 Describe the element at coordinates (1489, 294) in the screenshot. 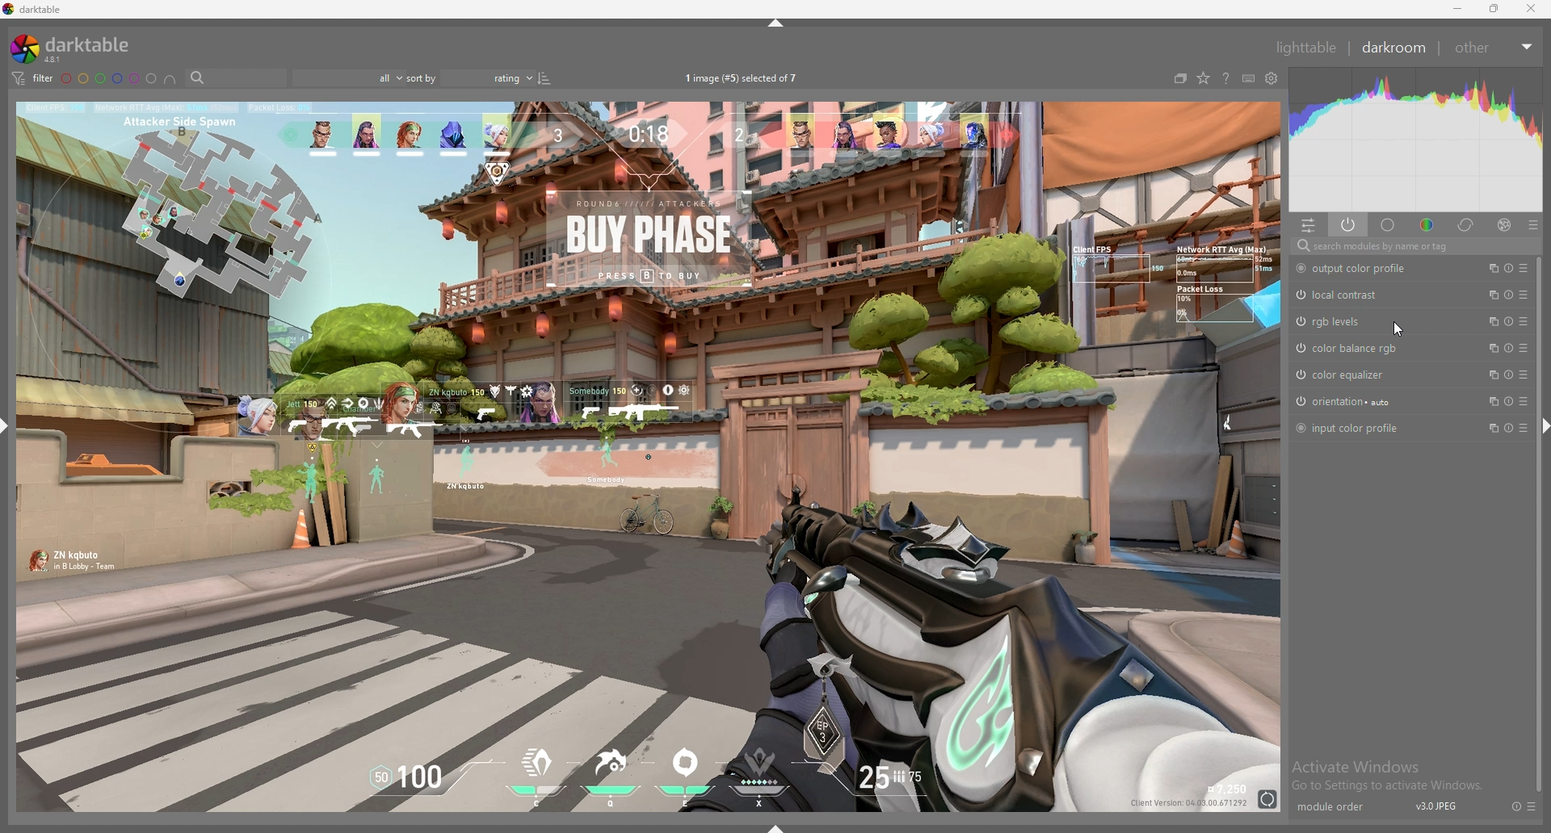

I see `multiple instances action` at that location.